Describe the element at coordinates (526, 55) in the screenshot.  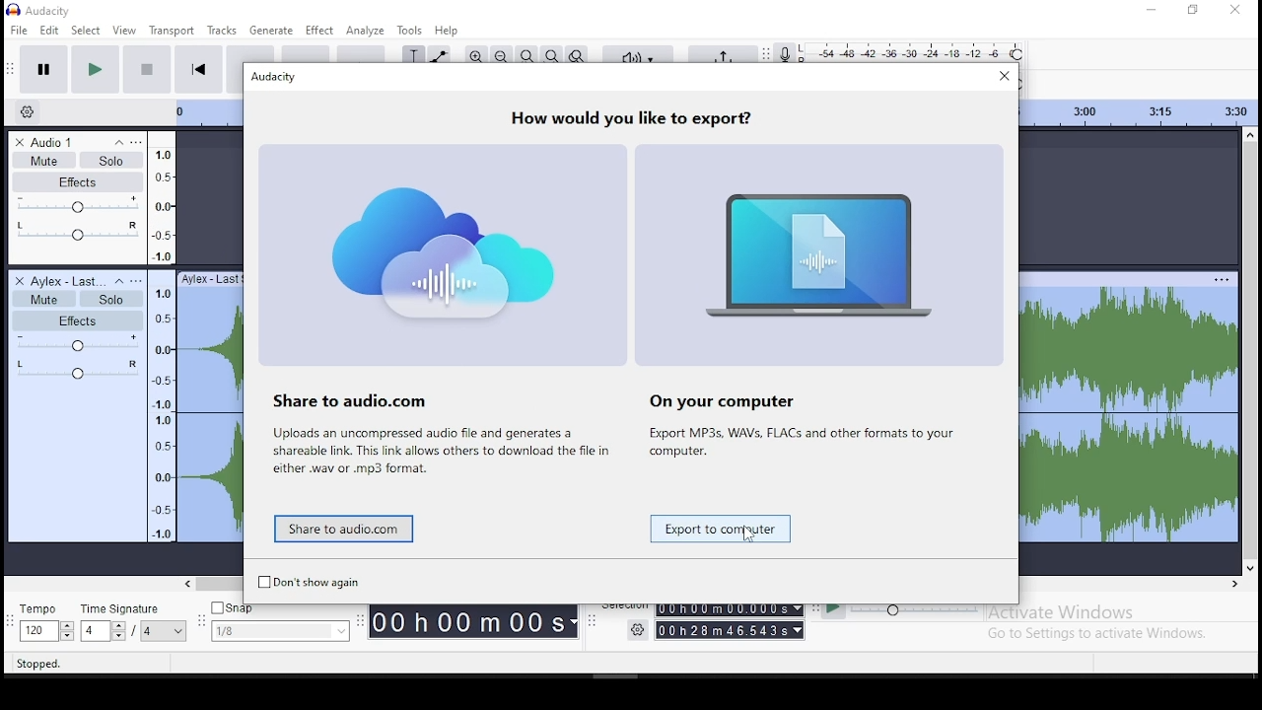
I see `fit selection to width` at that location.